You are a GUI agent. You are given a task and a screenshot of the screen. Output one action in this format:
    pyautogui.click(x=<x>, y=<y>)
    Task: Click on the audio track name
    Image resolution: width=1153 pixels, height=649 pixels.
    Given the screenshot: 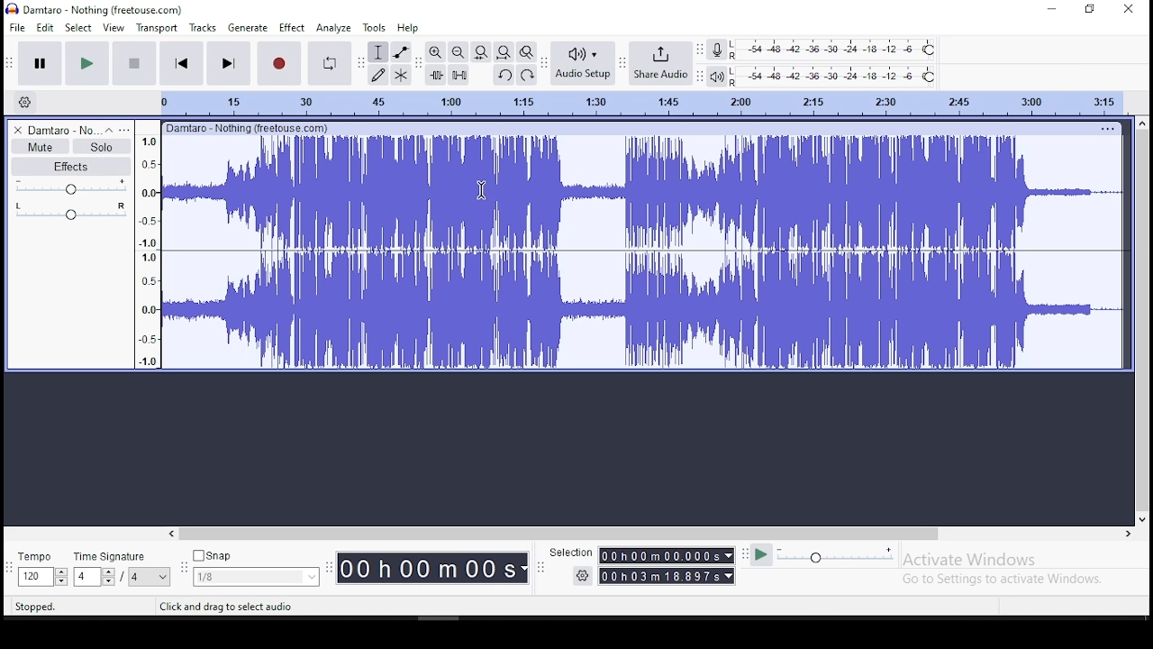 What is the action you would take?
    pyautogui.click(x=59, y=129)
    